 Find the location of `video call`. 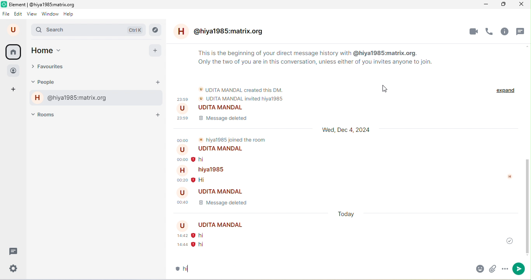

video call is located at coordinates (473, 31).